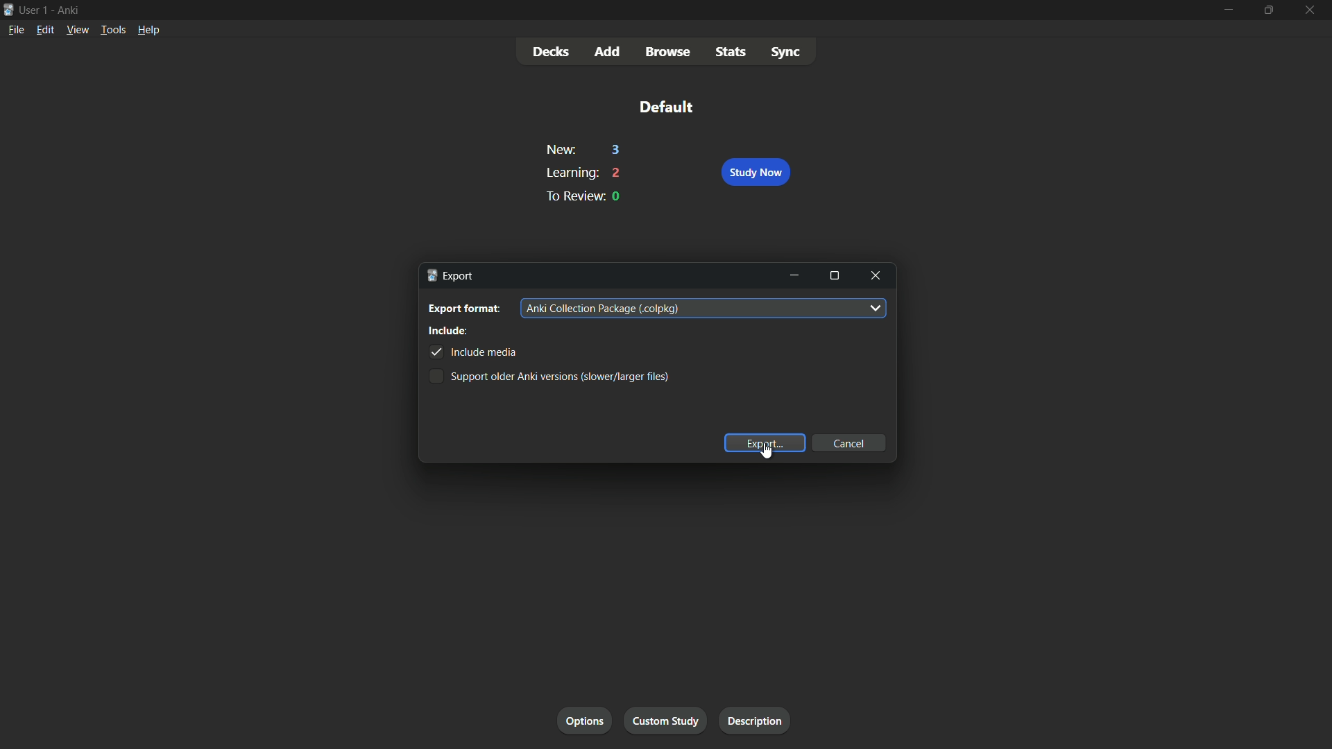 This screenshot has width=1332, height=749. What do you see at coordinates (608, 53) in the screenshot?
I see `add` at bounding box center [608, 53].